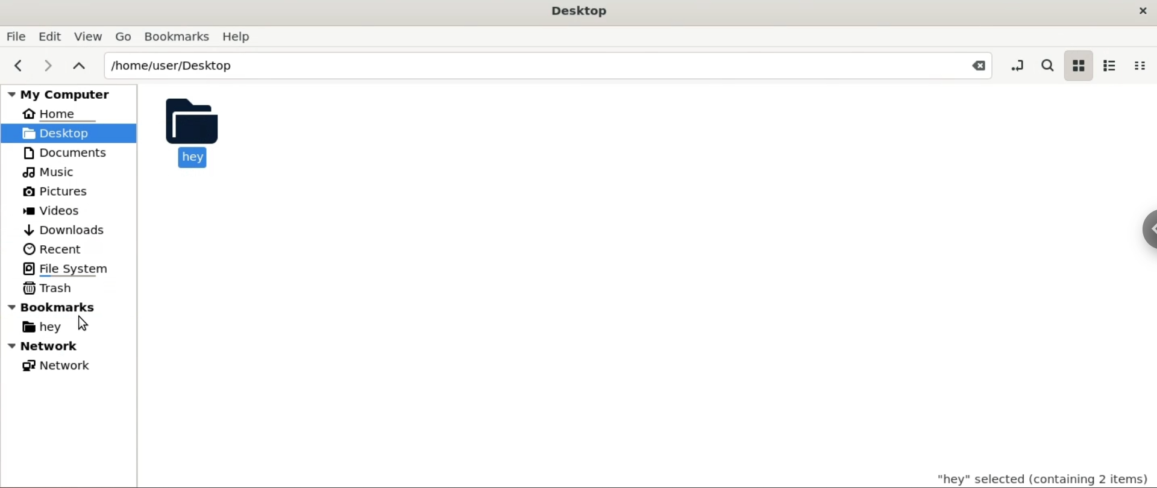 The height and width of the screenshot is (488, 1157). What do you see at coordinates (54, 288) in the screenshot?
I see `Trash` at bounding box center [54, 288].